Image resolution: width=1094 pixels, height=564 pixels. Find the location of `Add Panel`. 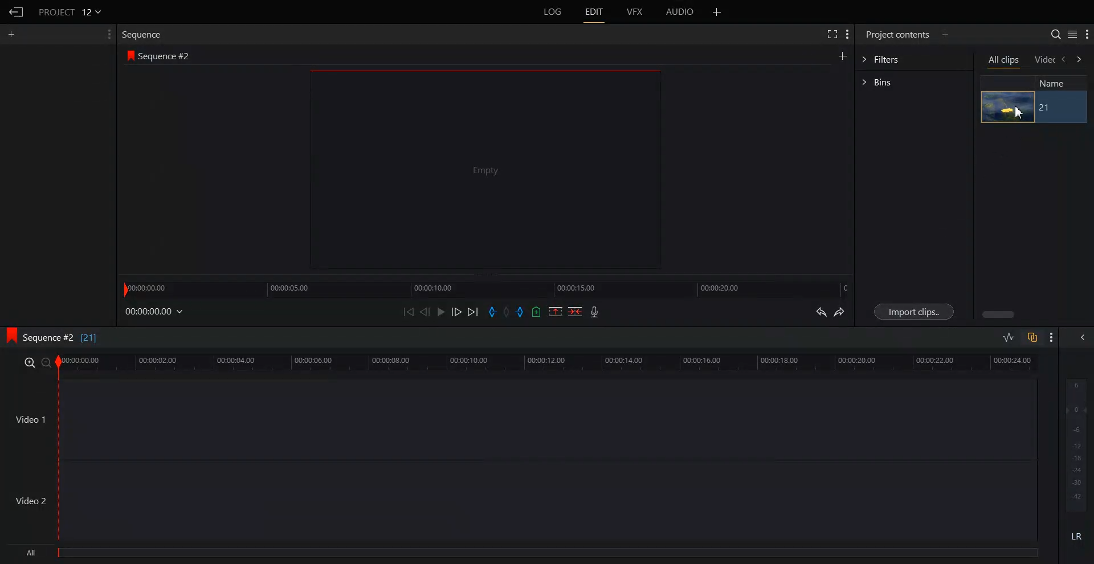

Add Panel is located at coordinates (11, 34).